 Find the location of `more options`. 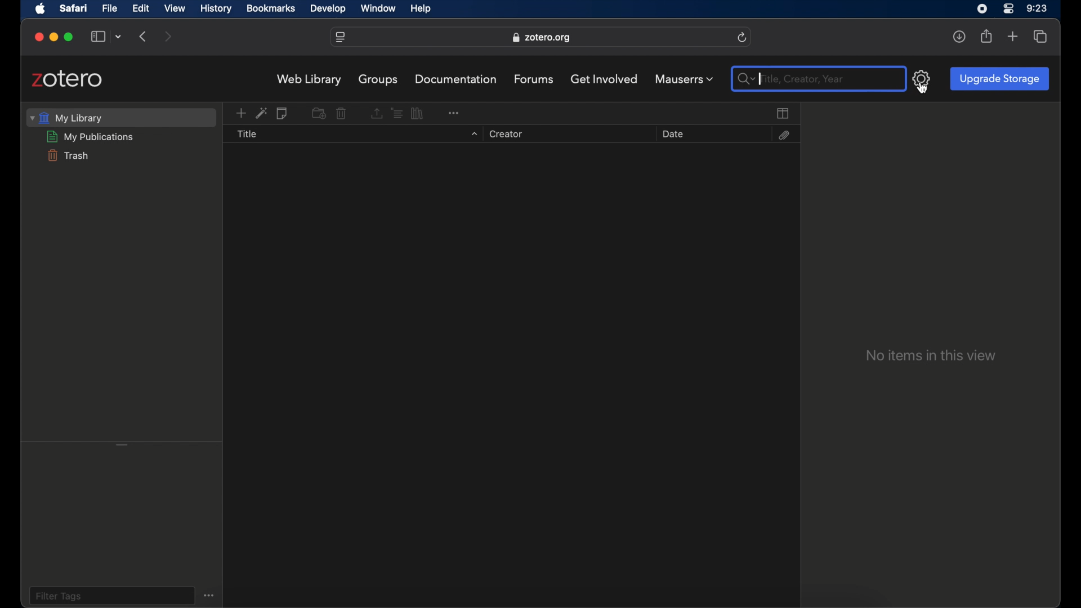

more options is located at coordinates (211, 594).